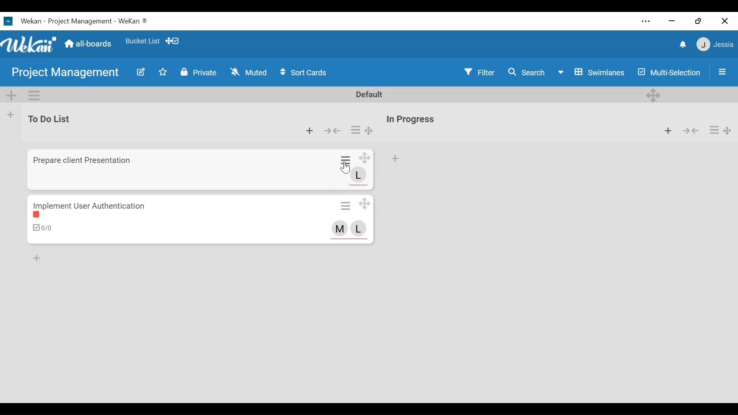  What do you see at coordinates (667, 73) in the screenshot?
I see `Multi-Selection` at bounding box center [667, 73].